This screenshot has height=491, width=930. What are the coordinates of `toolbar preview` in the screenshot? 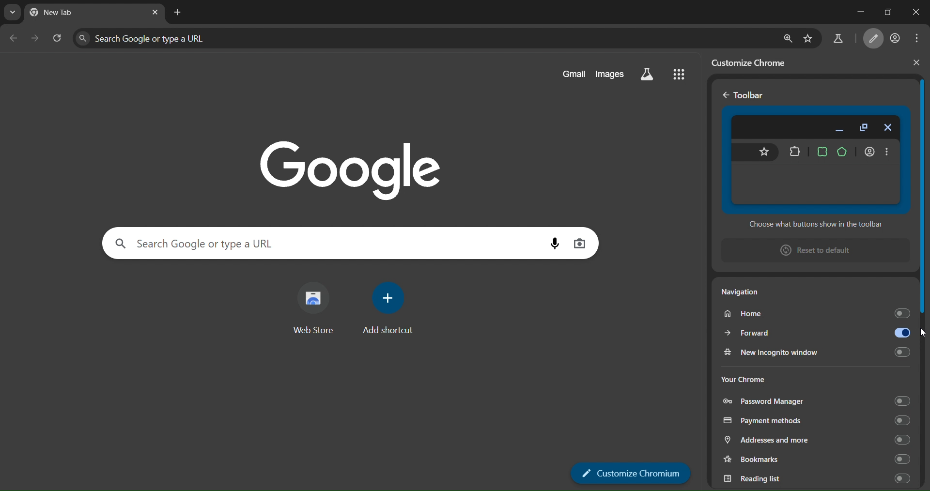 It's located at (815, 160).